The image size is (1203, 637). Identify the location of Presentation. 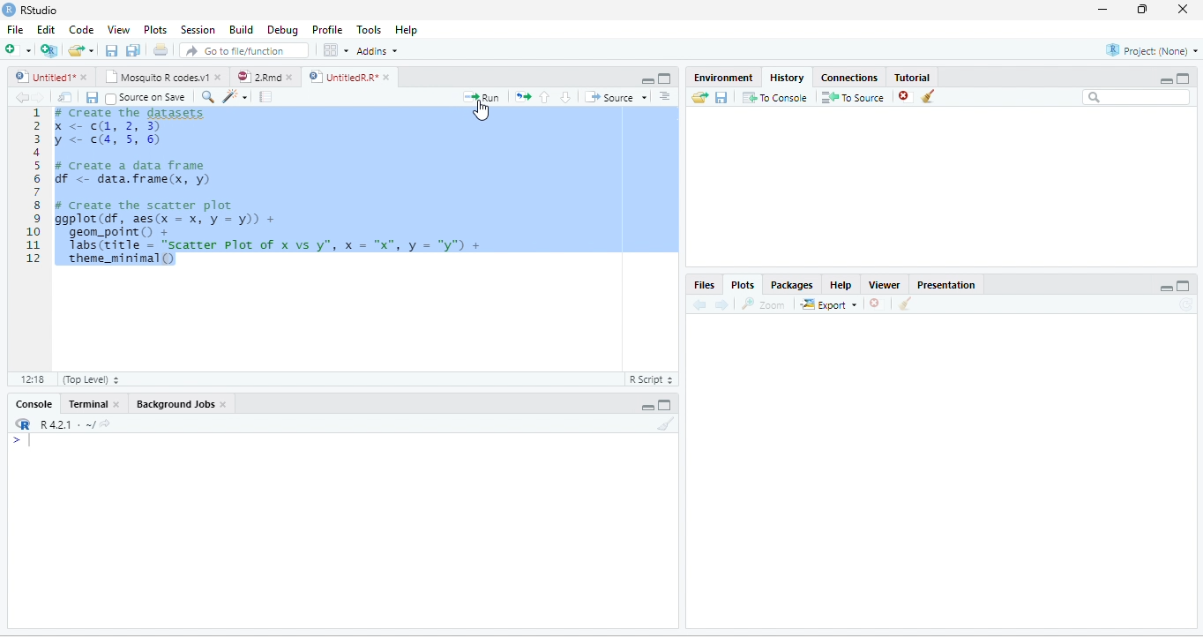
(946, 284).